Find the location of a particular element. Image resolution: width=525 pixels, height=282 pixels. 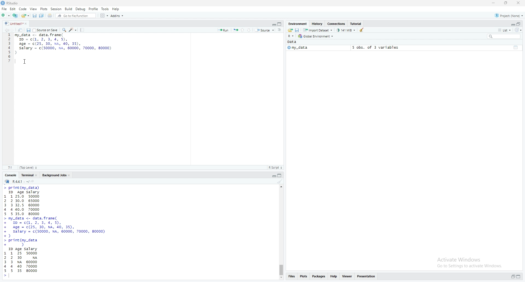

workspace panes is located at coordinates (104, 16).